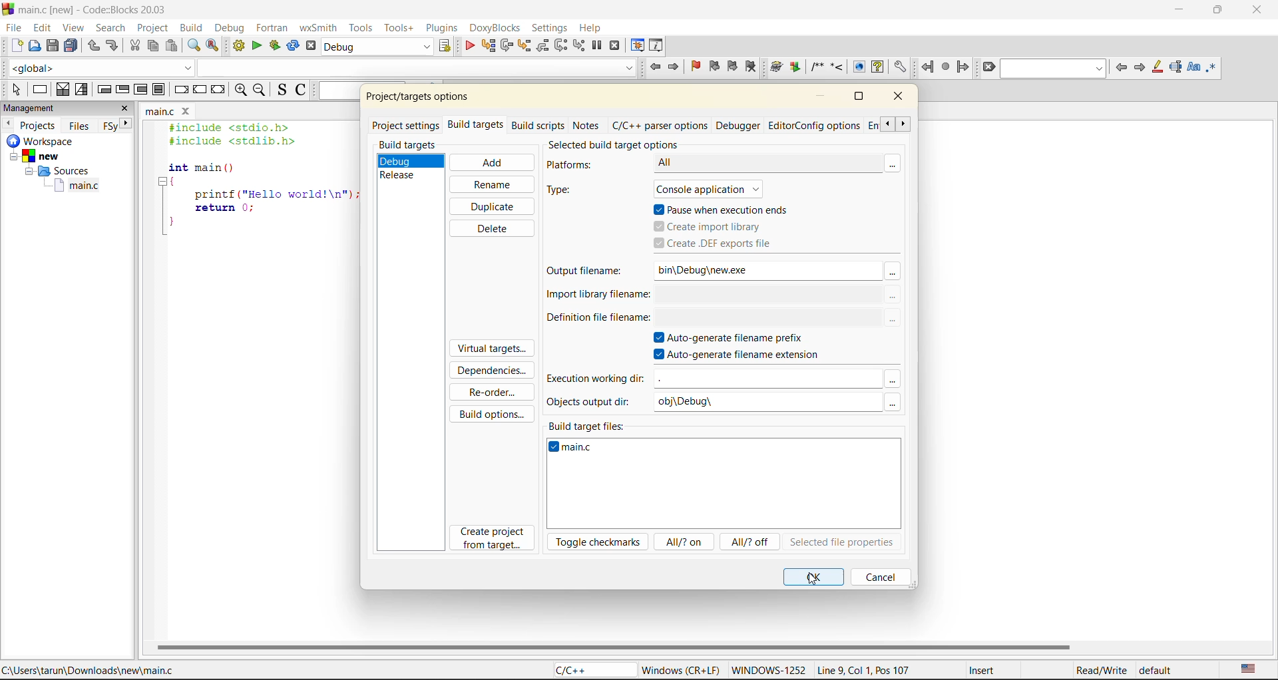 The height and width of the screenshot is (680, 1278). I want to click on C/C++, so click(588, 670).